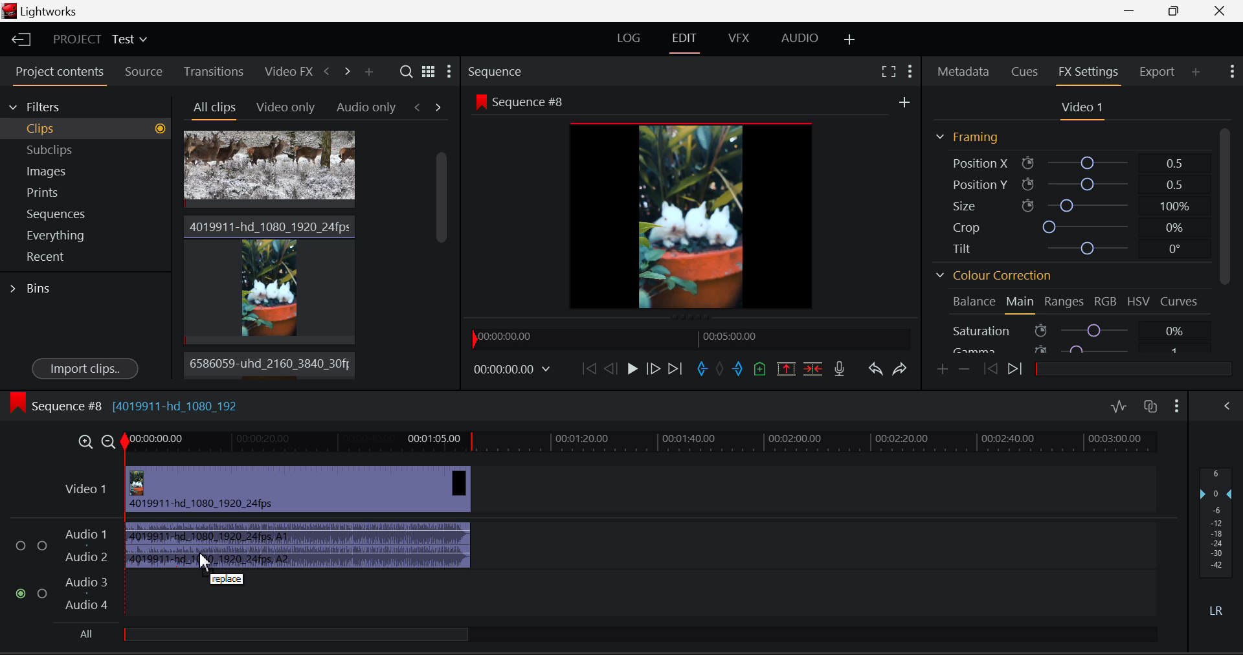  What do you see at coordinates (902, 369) in the screenshot?
I see `Redo` at bounding box center [902, 369].